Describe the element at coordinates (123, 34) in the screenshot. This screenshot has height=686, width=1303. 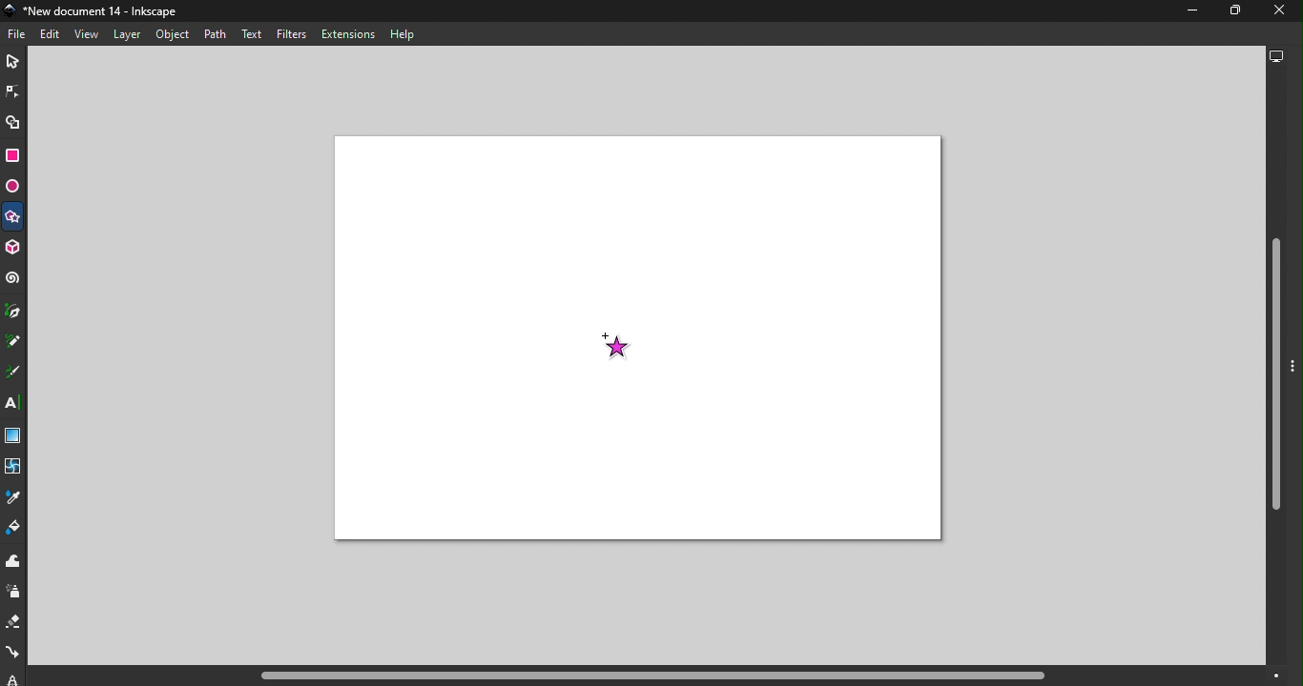
I see `Layer` at that location.